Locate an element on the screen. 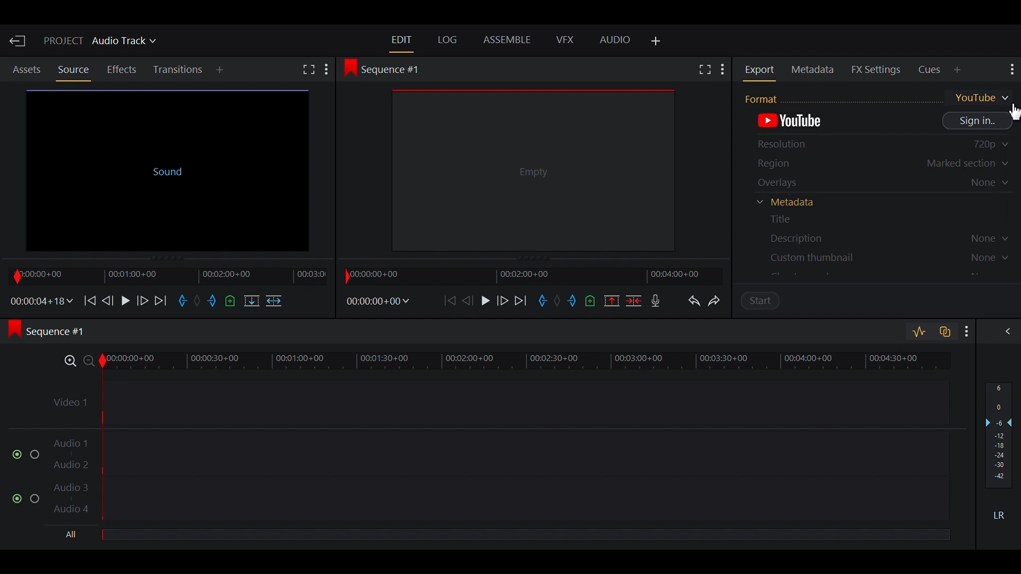  Overlays is located at coordinates (881, 183).